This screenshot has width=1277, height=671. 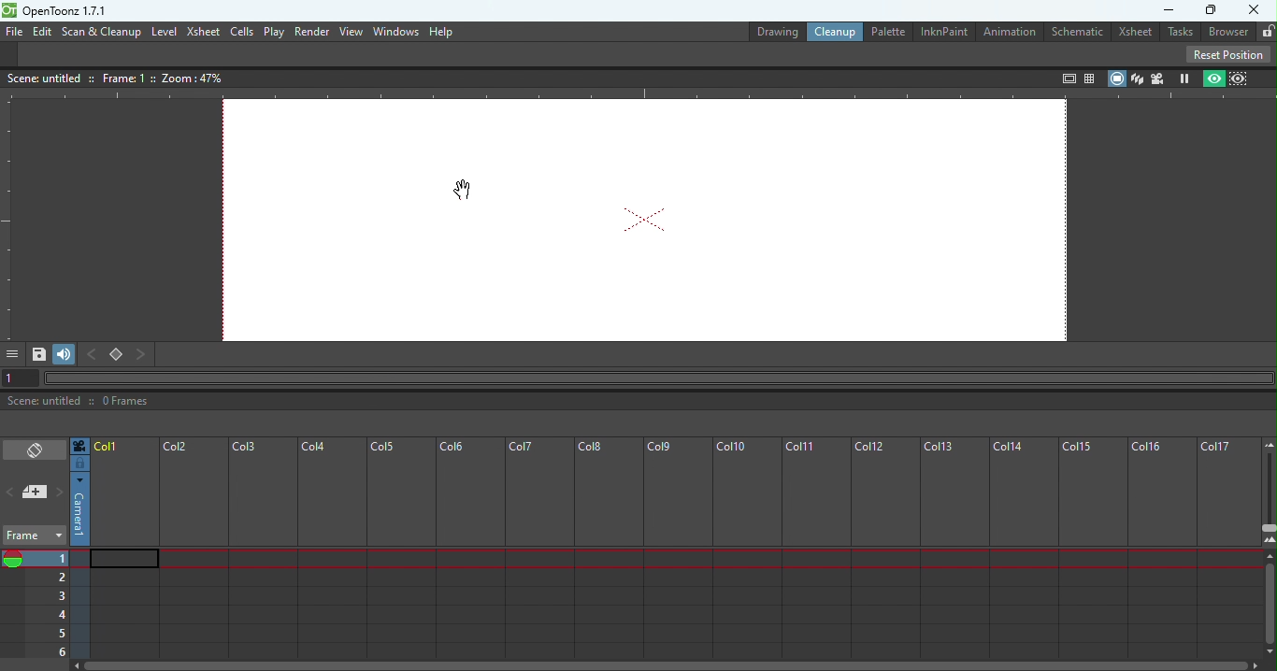 What do you see at coordinates (442, 31) in the screenshot?
I see `Help` at bounding box center [442, 31].